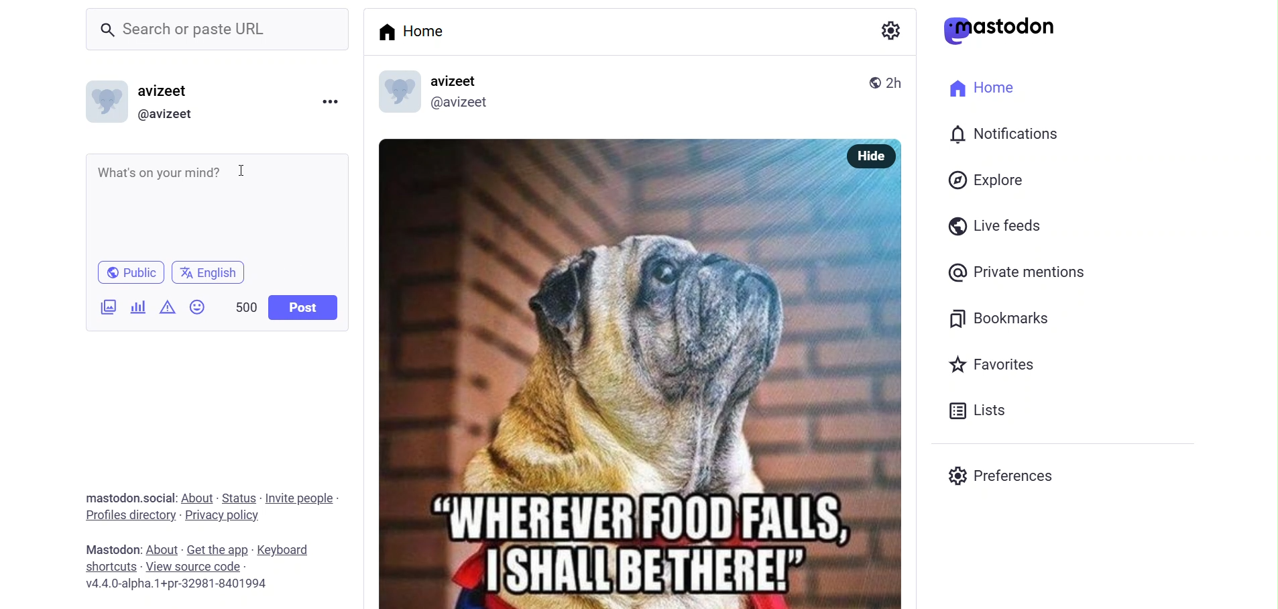 The width and height of the screenshot is (1278, 609). Describe the element at coordinates (1005, 319) in the screenshot. I see `bookmark` at that location.